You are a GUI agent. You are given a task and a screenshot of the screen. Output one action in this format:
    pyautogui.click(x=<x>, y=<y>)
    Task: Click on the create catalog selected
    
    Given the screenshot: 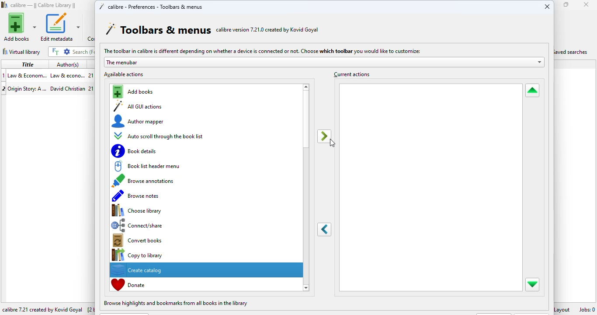 What is the action you would take?
    pyautogui.click(x=205, y=269)
    